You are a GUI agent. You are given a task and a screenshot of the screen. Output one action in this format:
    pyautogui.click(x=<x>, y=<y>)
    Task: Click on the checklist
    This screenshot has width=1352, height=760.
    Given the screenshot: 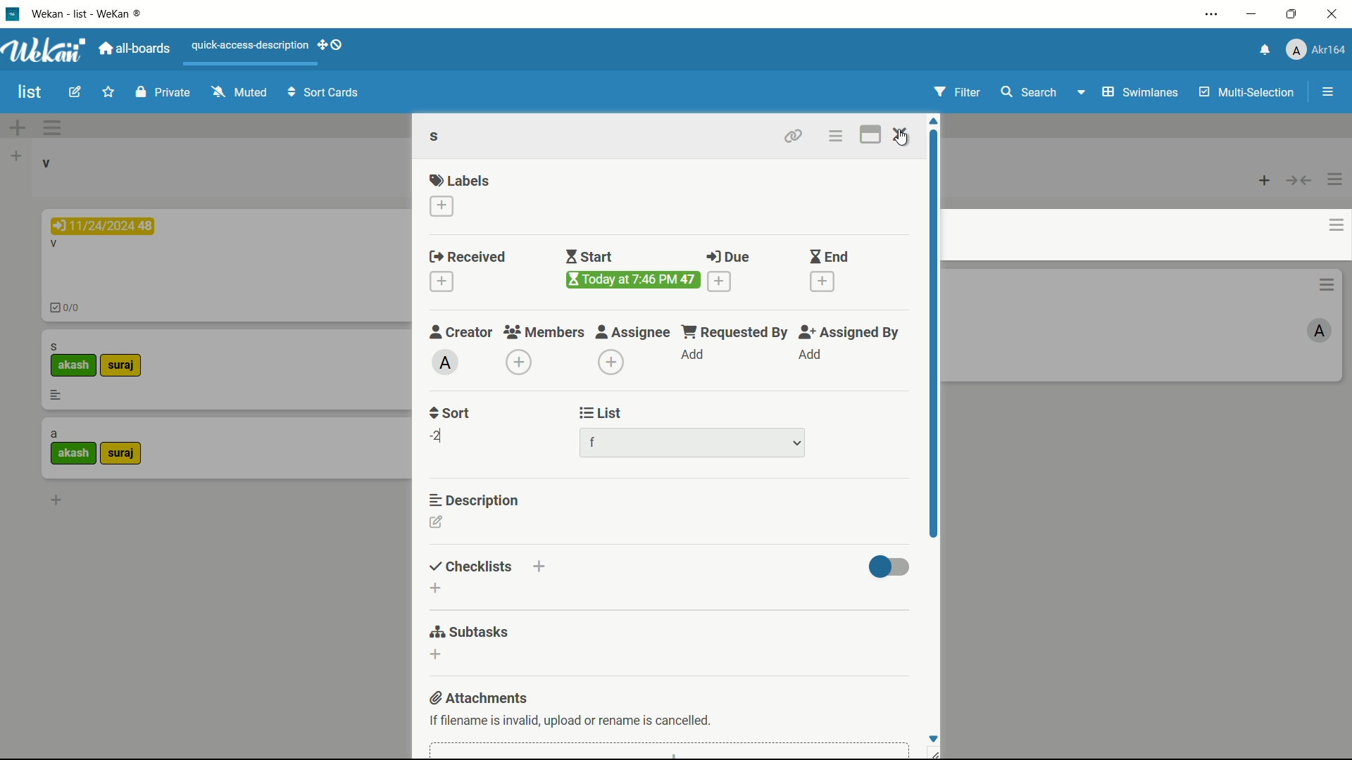 What is the action you would take?
    pyautogui.click(x=68, y=310)
    